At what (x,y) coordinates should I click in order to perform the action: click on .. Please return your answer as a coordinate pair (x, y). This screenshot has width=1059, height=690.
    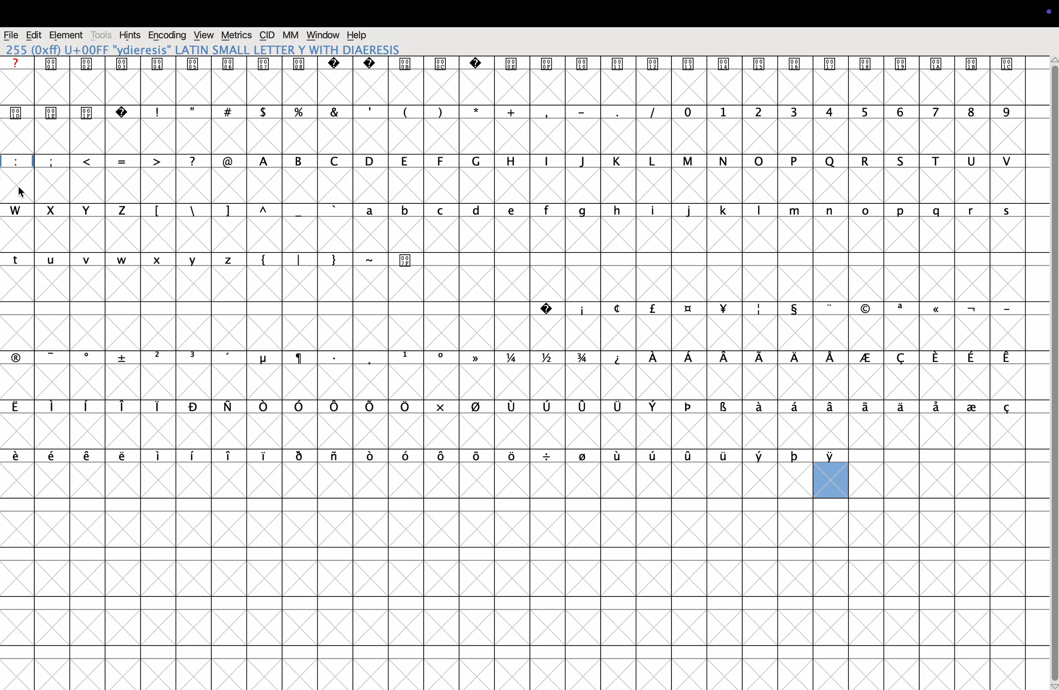
    Looking at the image, I should click on (618, 125).